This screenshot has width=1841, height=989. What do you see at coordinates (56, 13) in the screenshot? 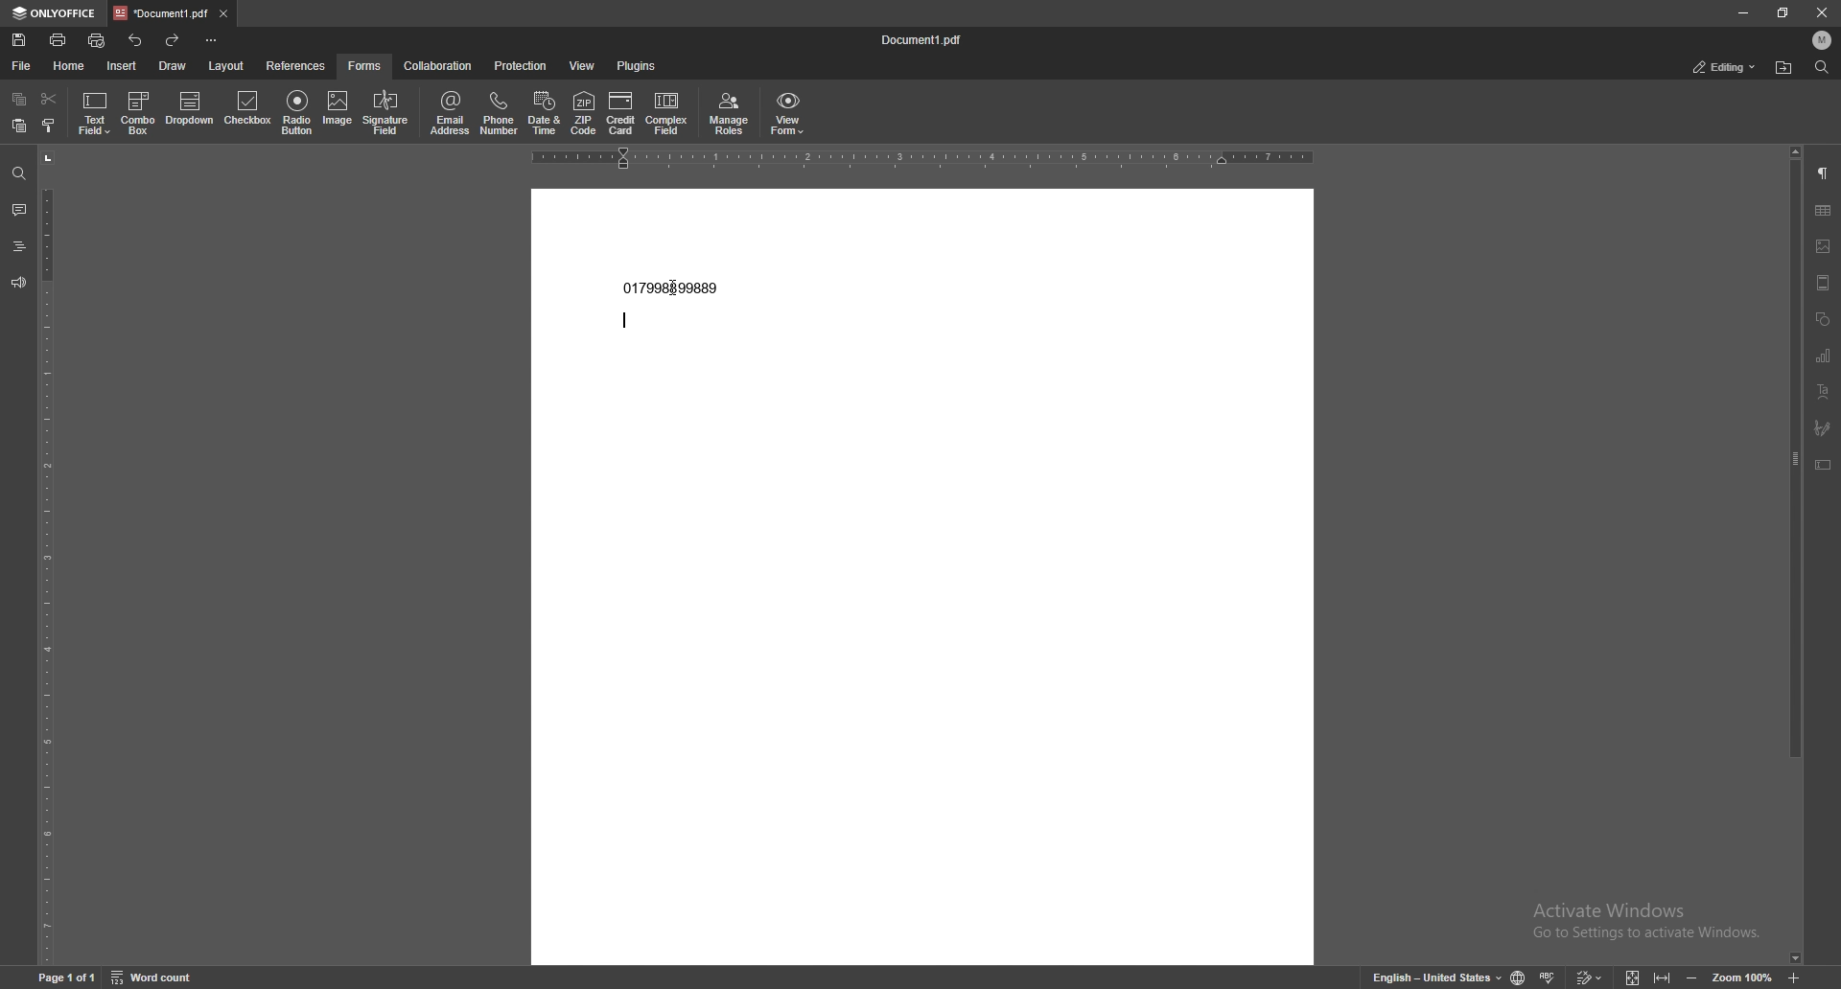
I see `onlyoffice` at bounding box center [56, 13].